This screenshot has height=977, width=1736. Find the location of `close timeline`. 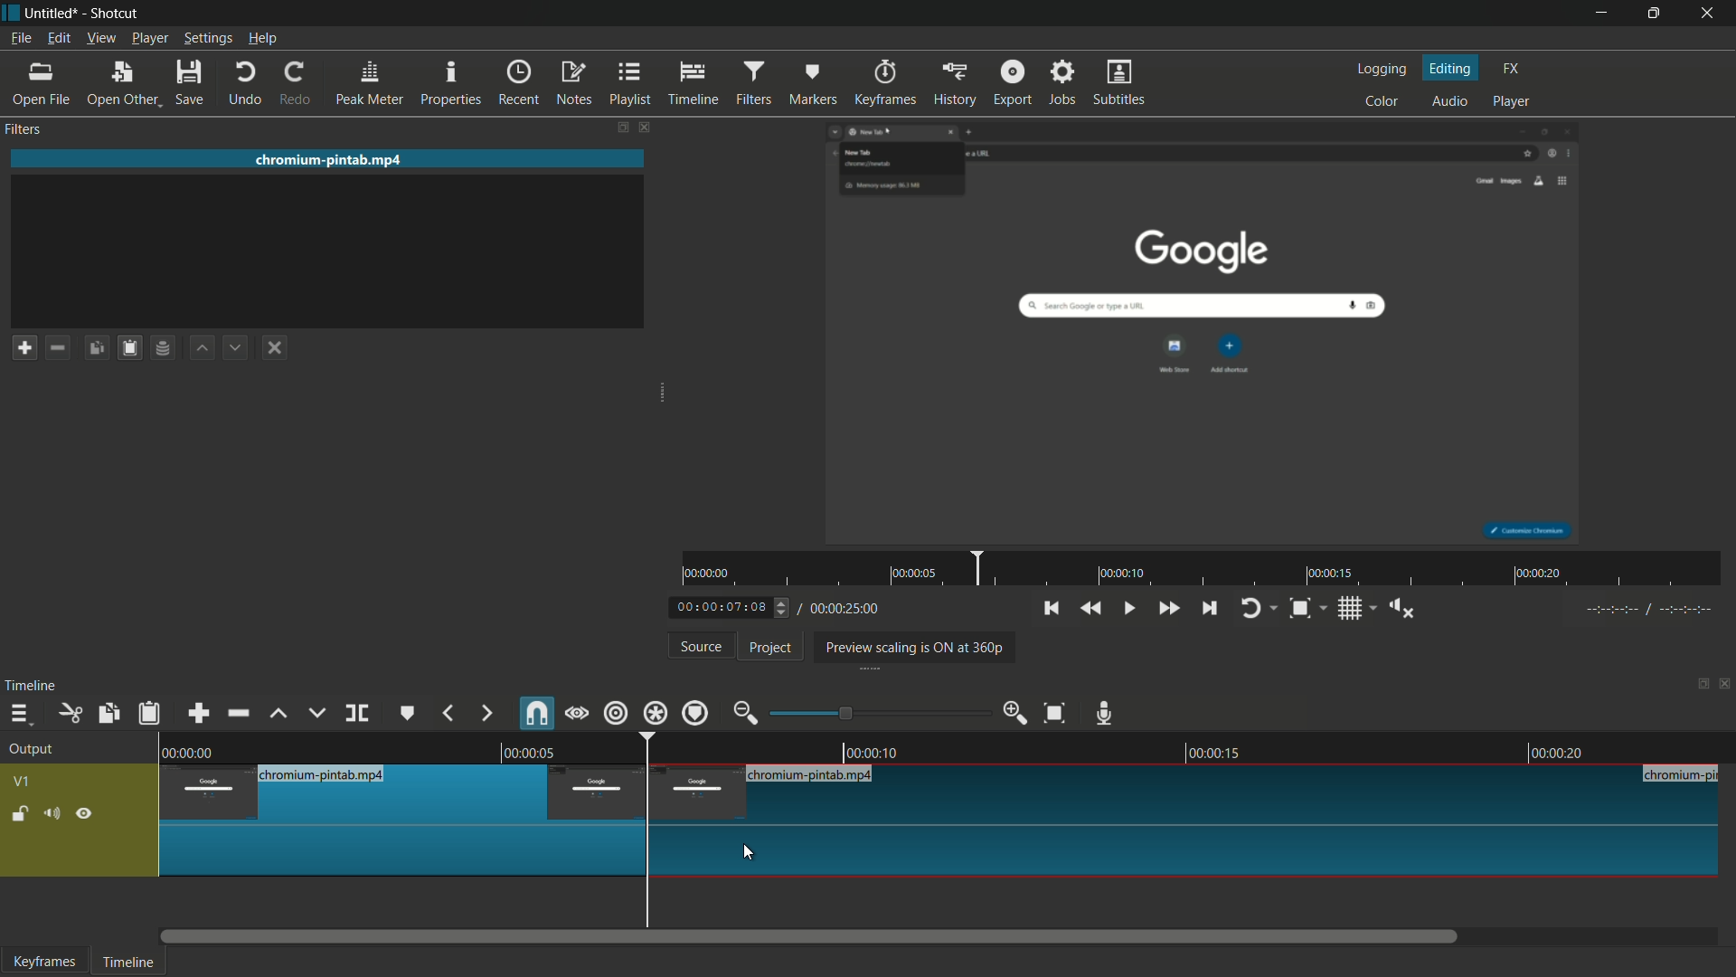

close timeline is located at coordinates (1725, 686).